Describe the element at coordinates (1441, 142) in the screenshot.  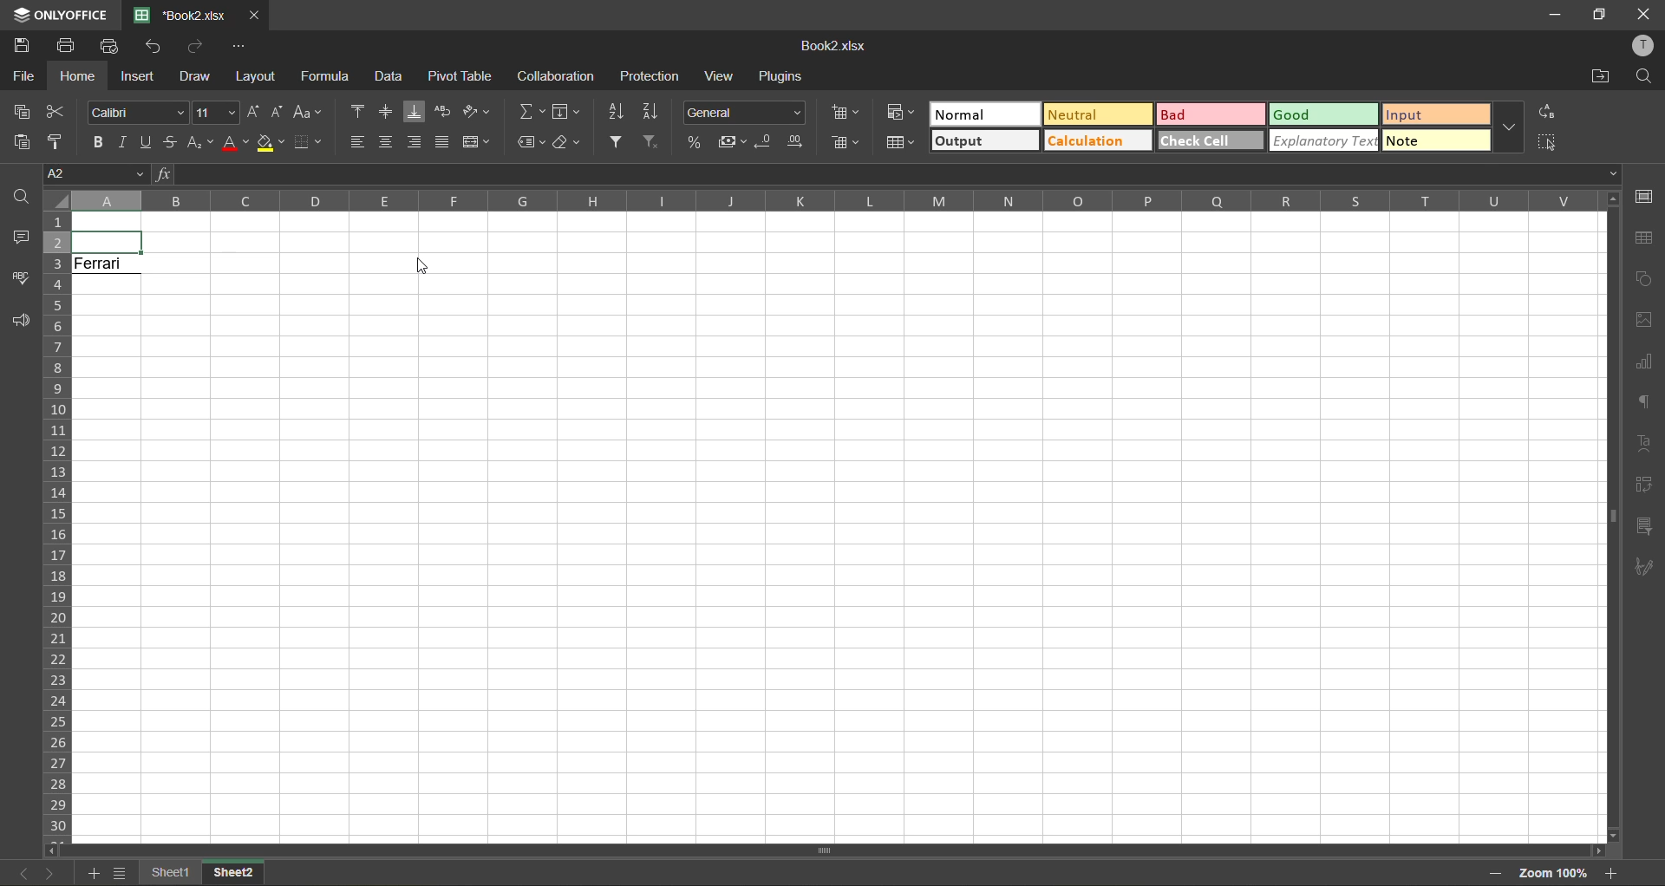
I see `note` at that location.